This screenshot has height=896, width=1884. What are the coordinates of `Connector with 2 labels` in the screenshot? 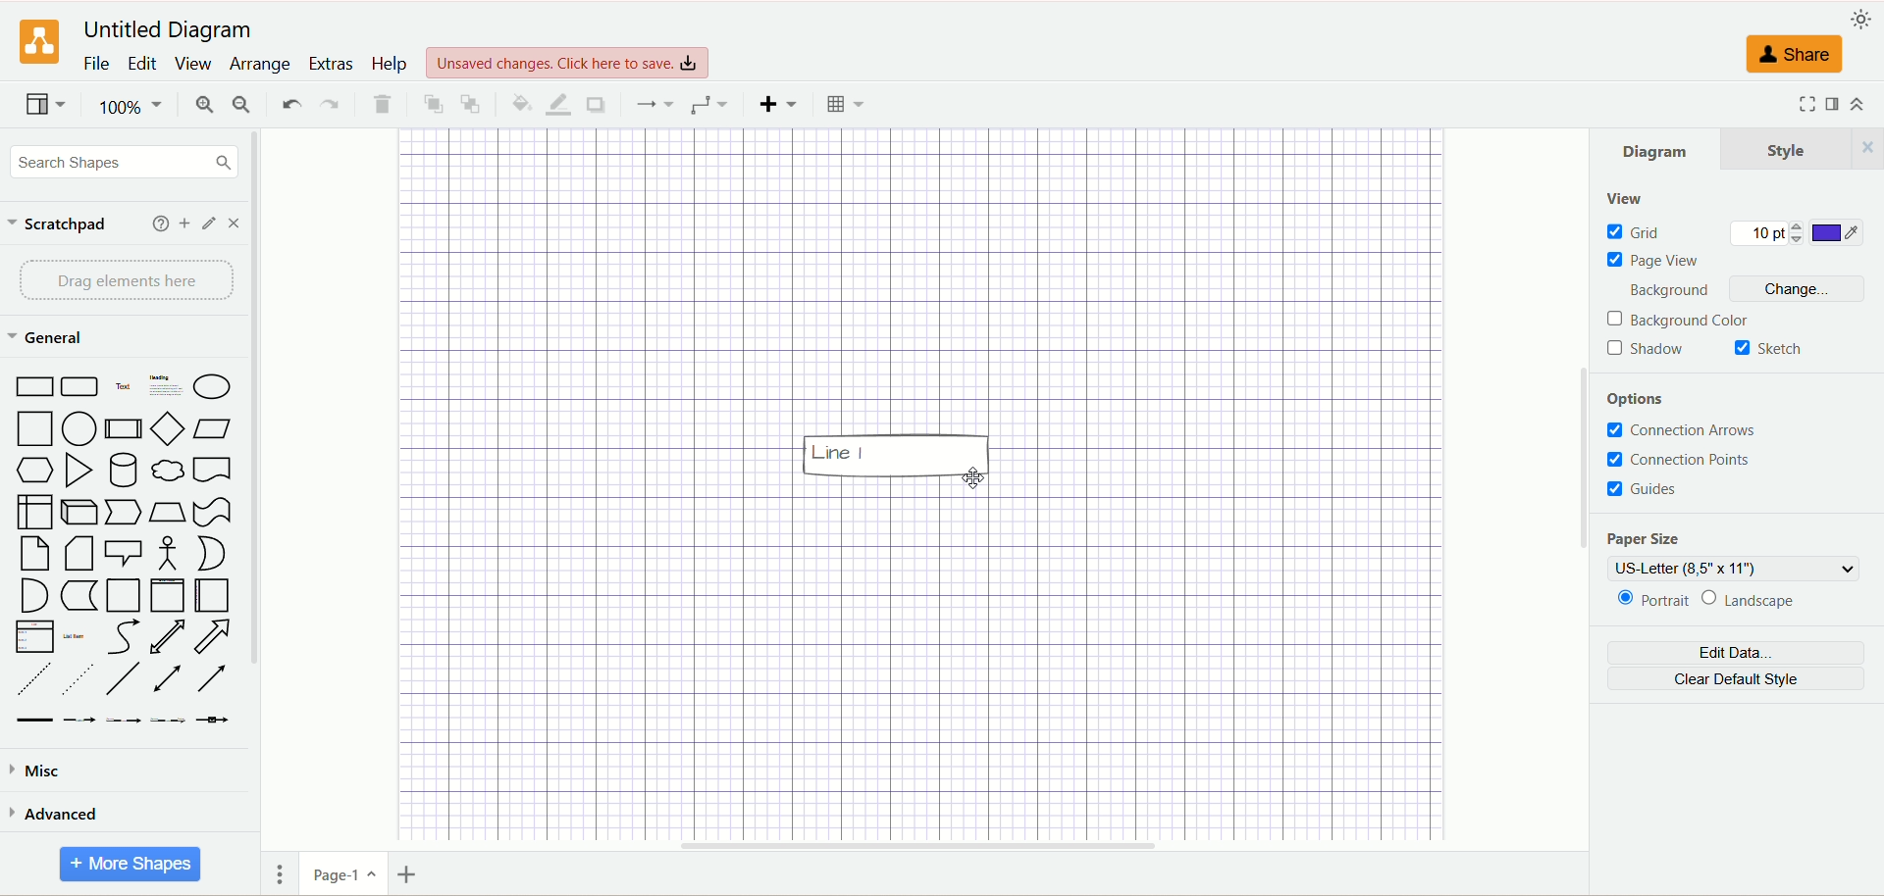 It's located at (121, 722).